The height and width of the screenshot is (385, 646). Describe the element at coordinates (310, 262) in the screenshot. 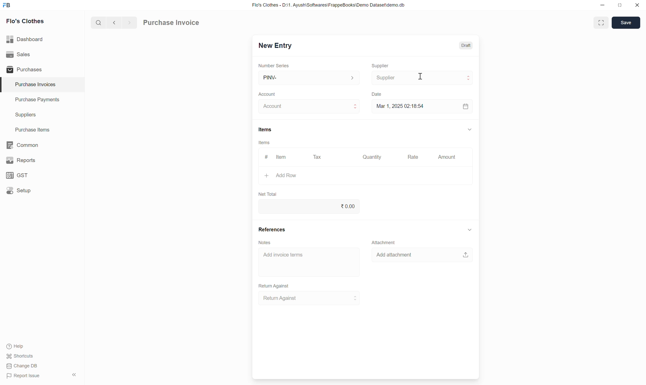

I see `Add invoice terms` at that location.